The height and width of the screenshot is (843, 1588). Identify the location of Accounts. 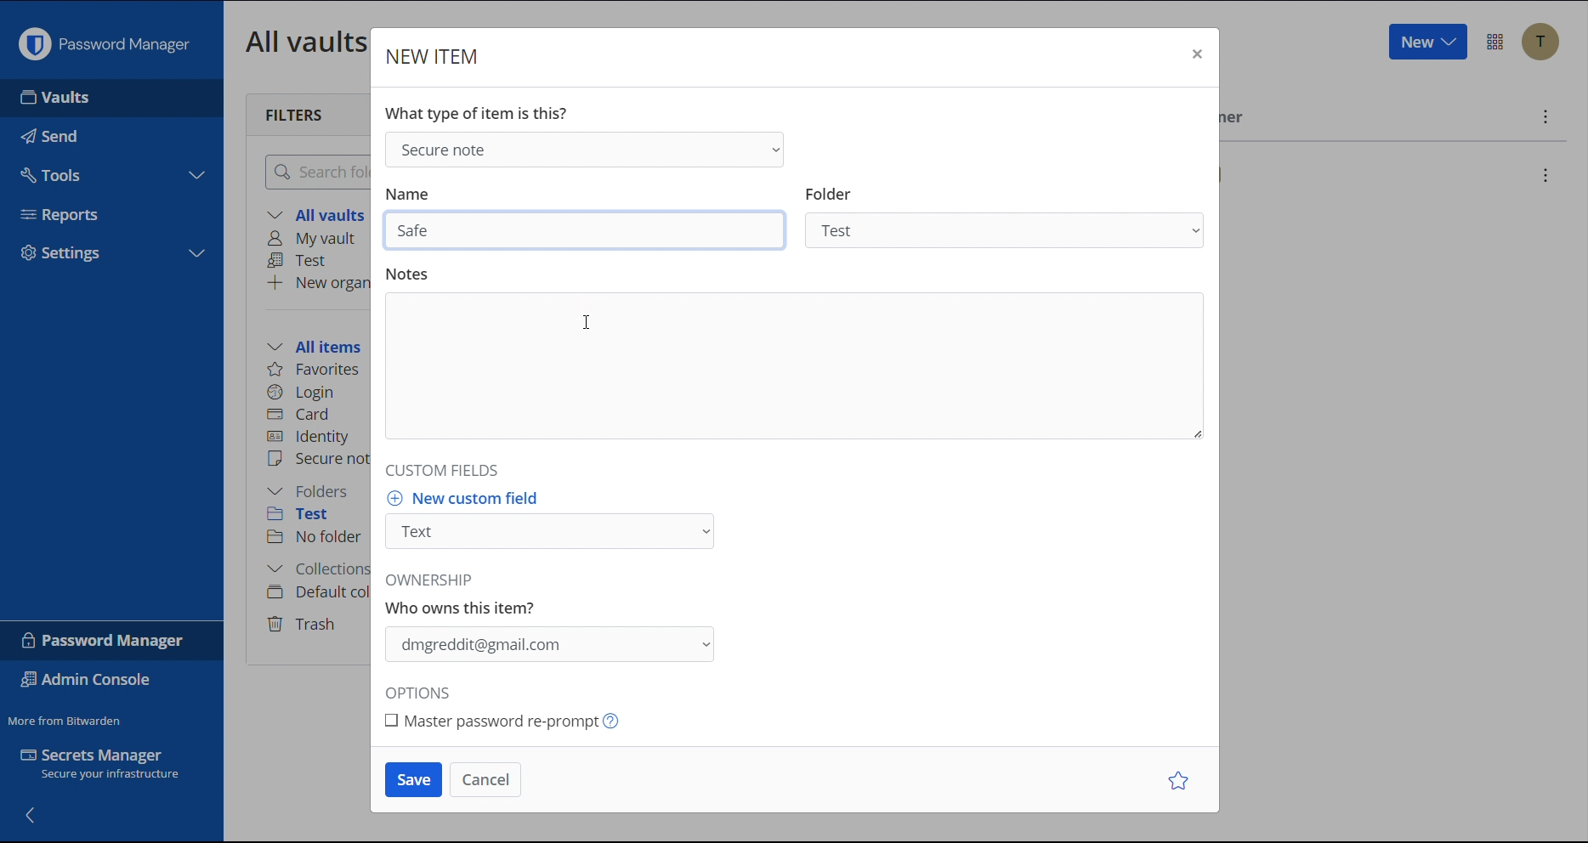
(1540, 42).